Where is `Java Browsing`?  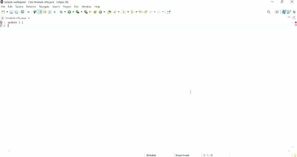 Java Browsing is located at coordinates (289, 12).